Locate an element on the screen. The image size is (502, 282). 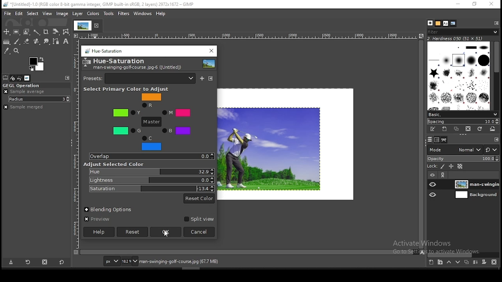
spacing is located at coordinates (462, 121).